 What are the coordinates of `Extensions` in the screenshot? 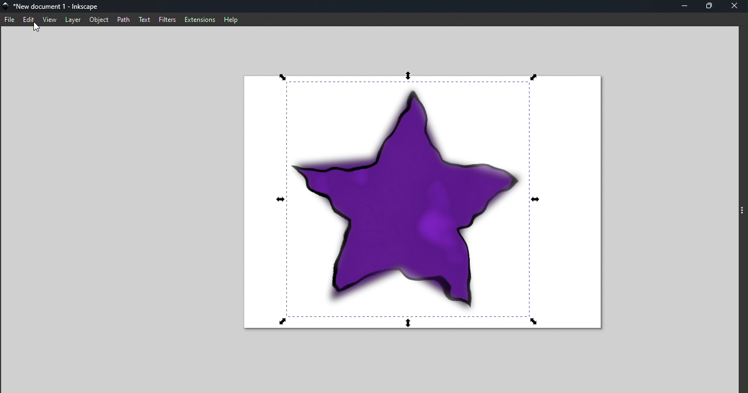 It's located at (199, 20).